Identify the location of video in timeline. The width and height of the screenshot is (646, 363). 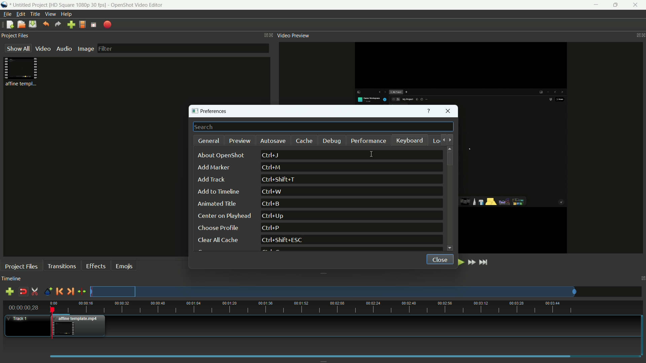
(80, 326).